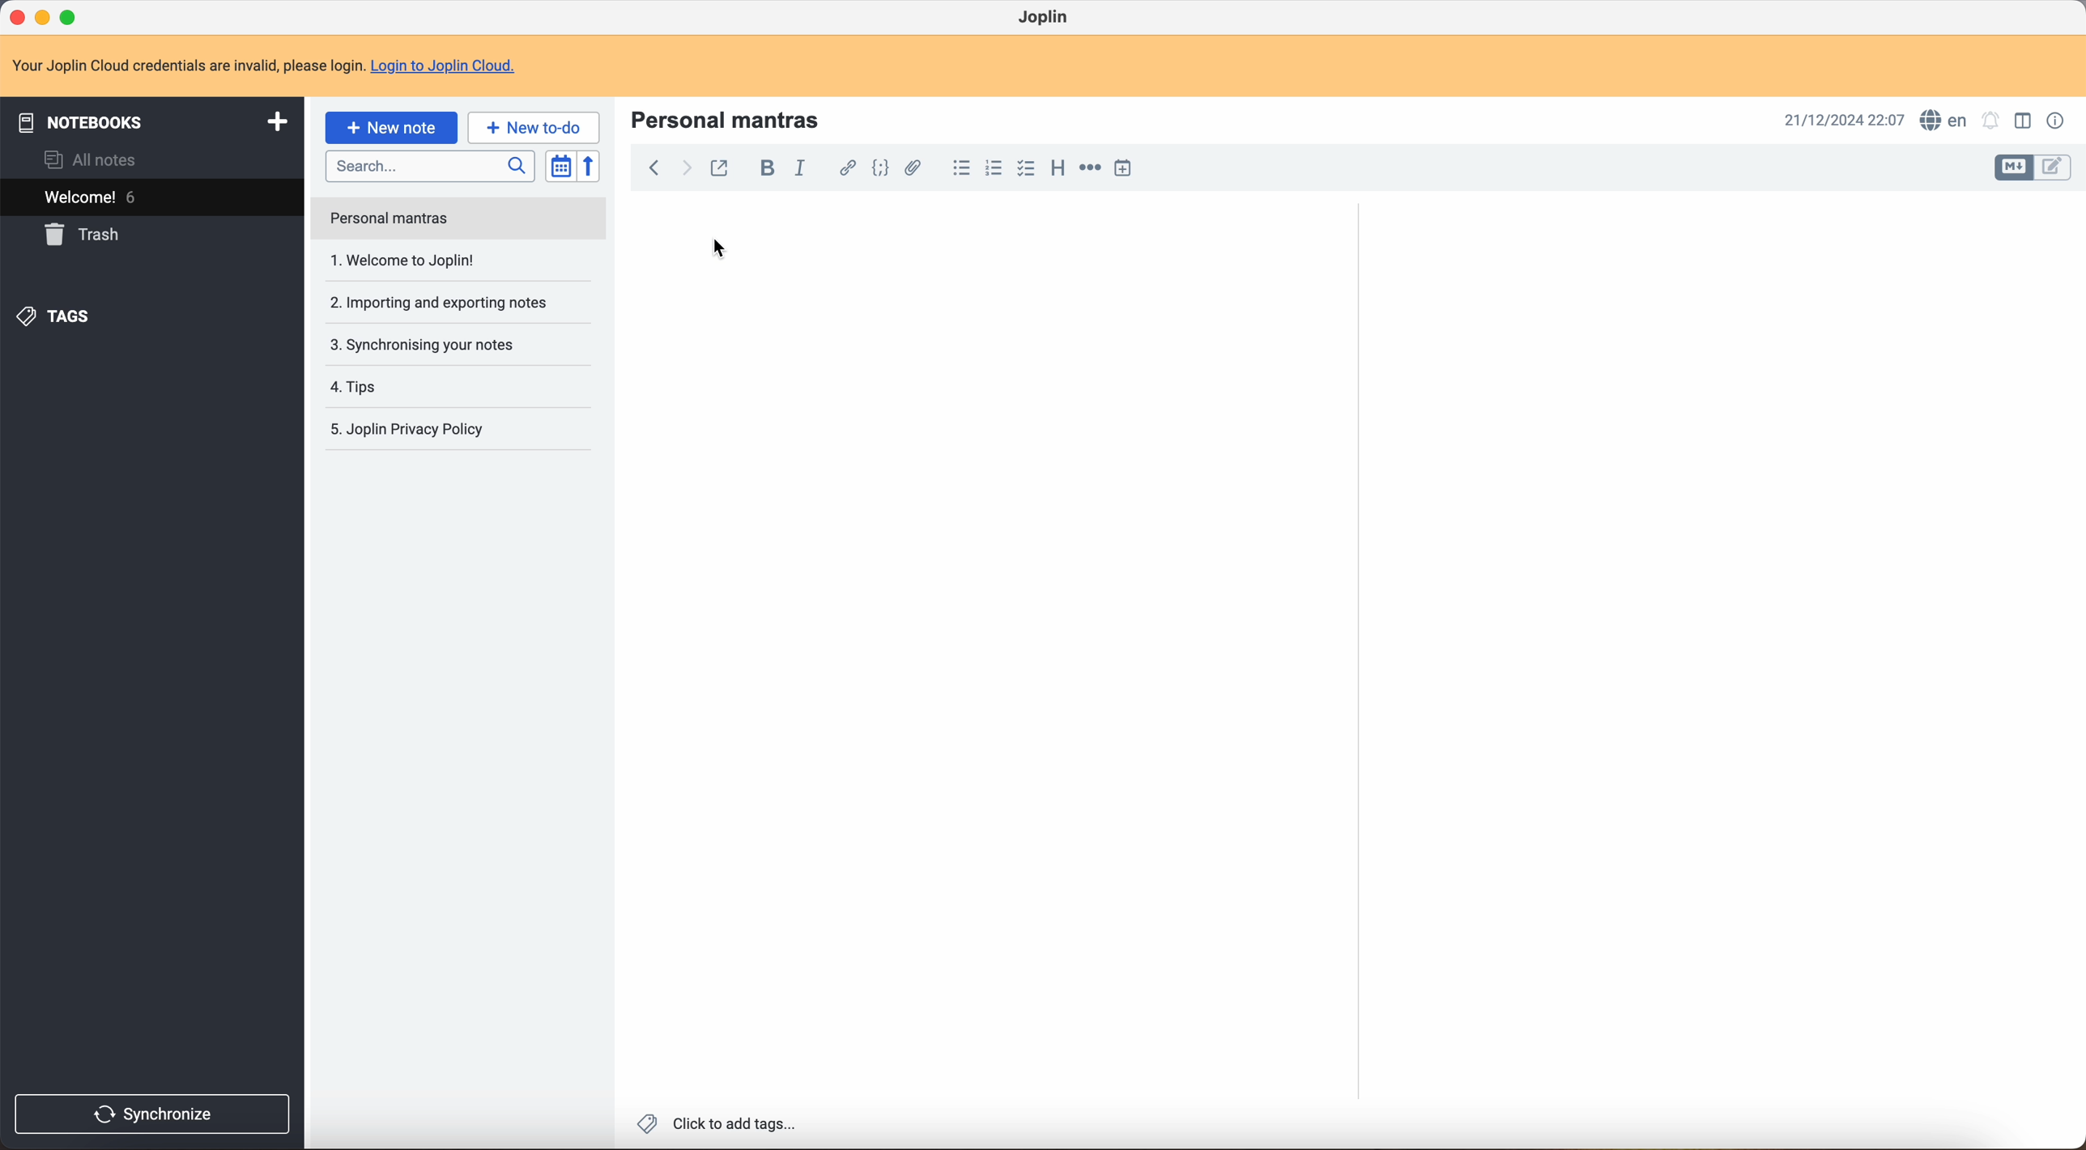  I want to click on toggle edit layout, so click(2026, 121).